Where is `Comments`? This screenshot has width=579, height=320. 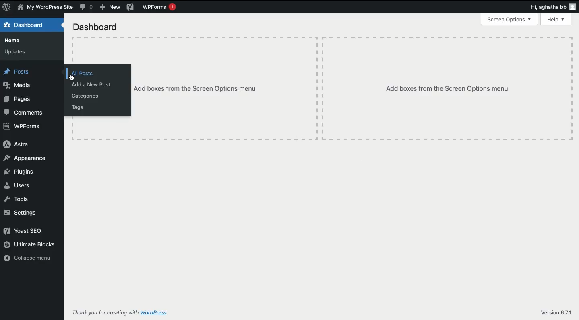 Comments is located at coordinates (25, 114).